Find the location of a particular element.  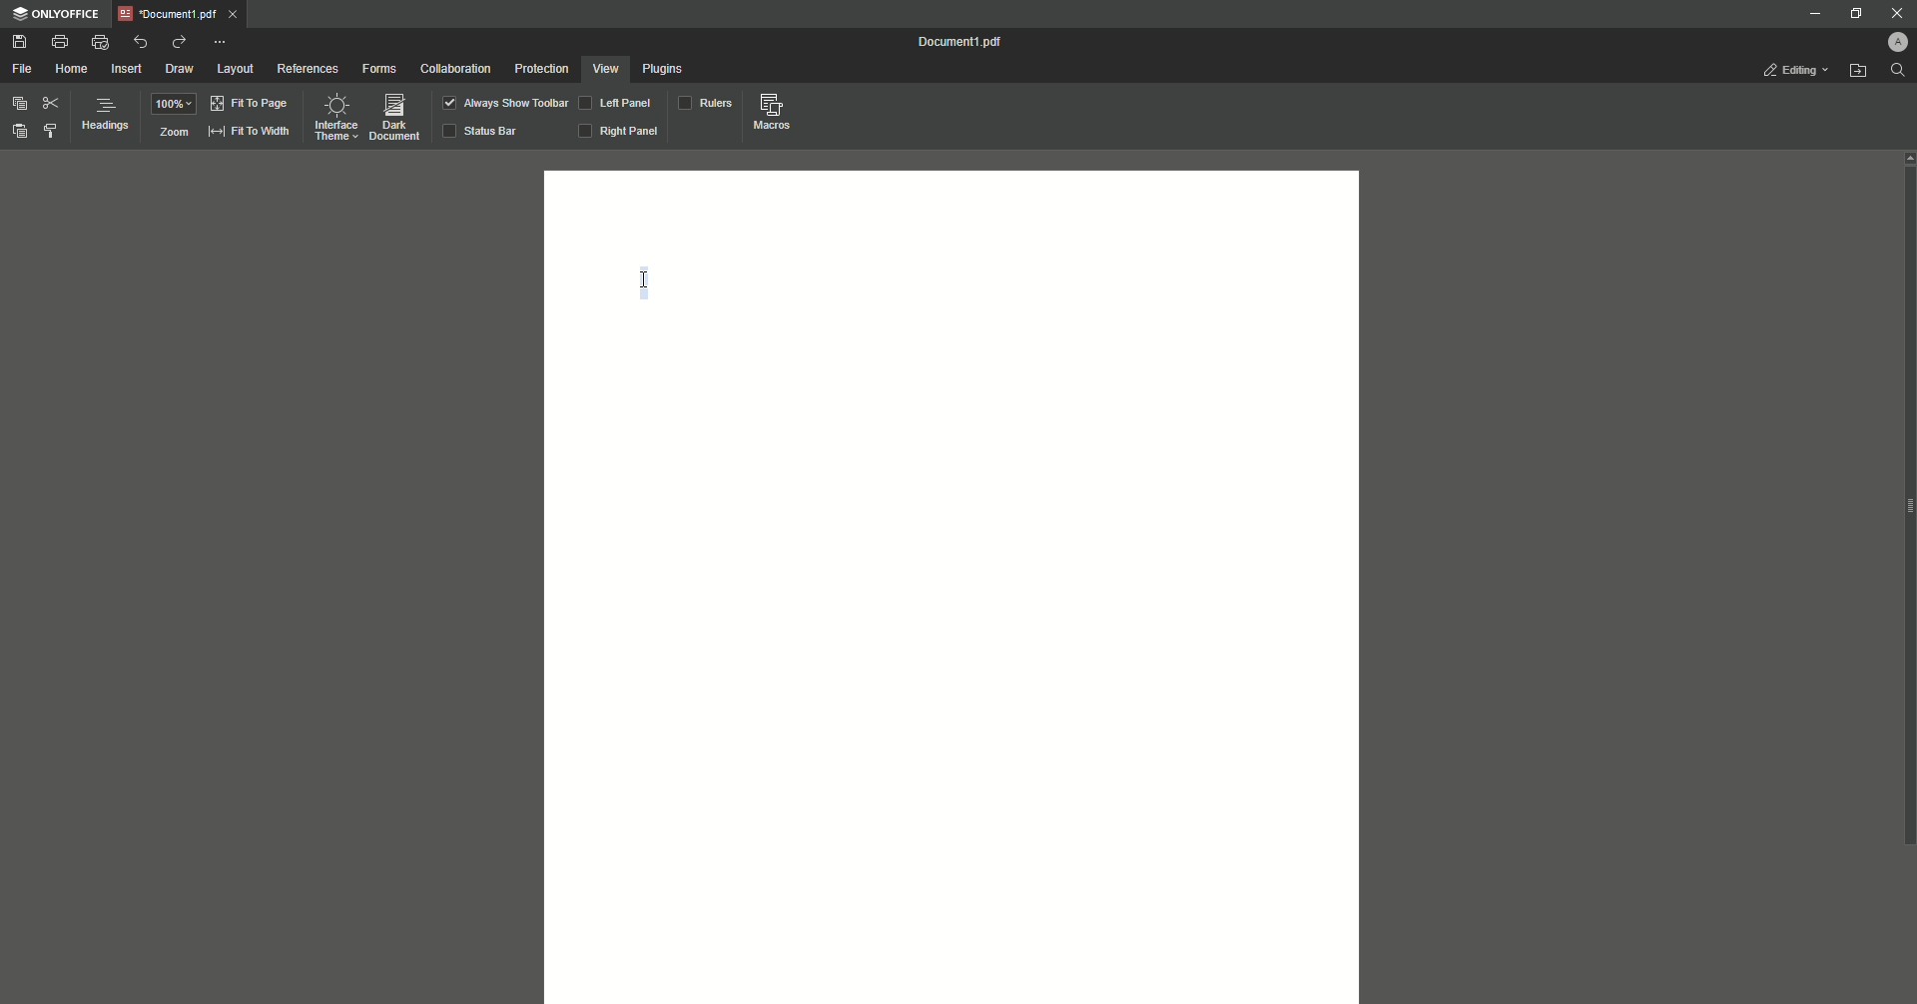

Dark Document is located at coordinates (393, 116).